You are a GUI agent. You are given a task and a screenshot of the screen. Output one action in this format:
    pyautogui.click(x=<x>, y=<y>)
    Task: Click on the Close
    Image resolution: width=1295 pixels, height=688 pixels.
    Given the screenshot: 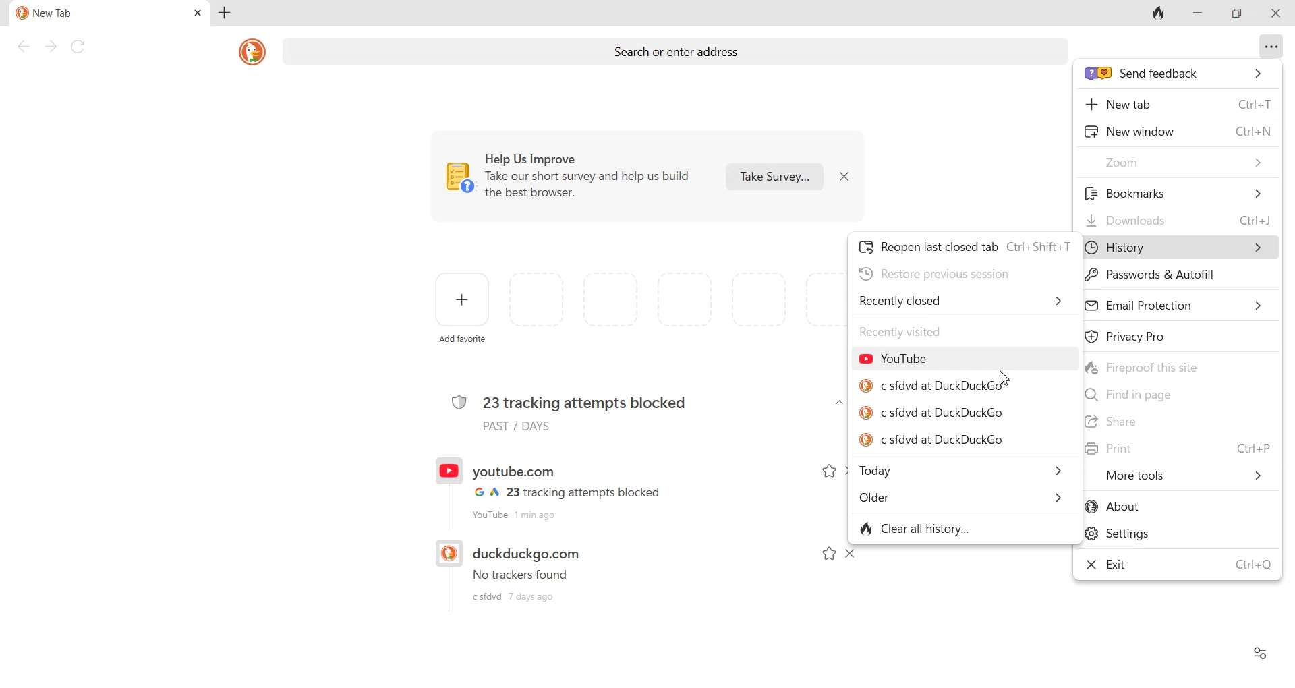 What is the action you would take?
    pyautogui.click(x=1273, y=13)
    